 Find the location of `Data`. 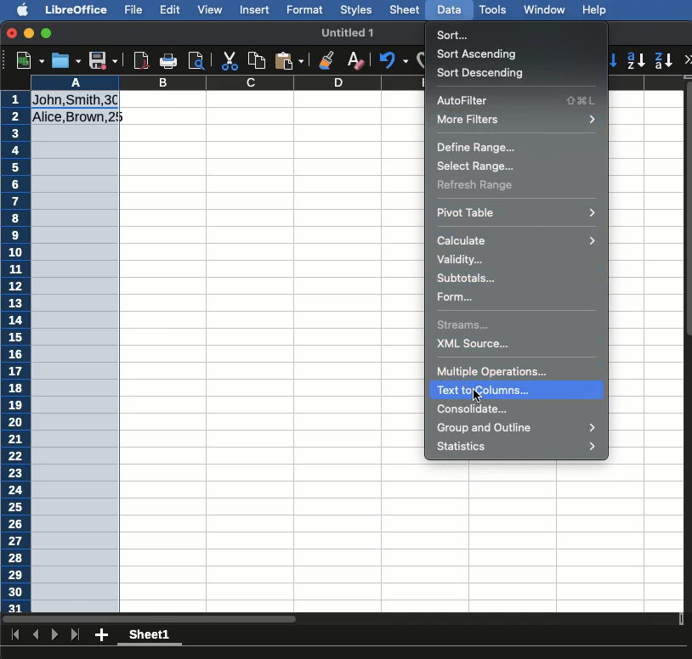

Data is located at coordinates (451, 9).